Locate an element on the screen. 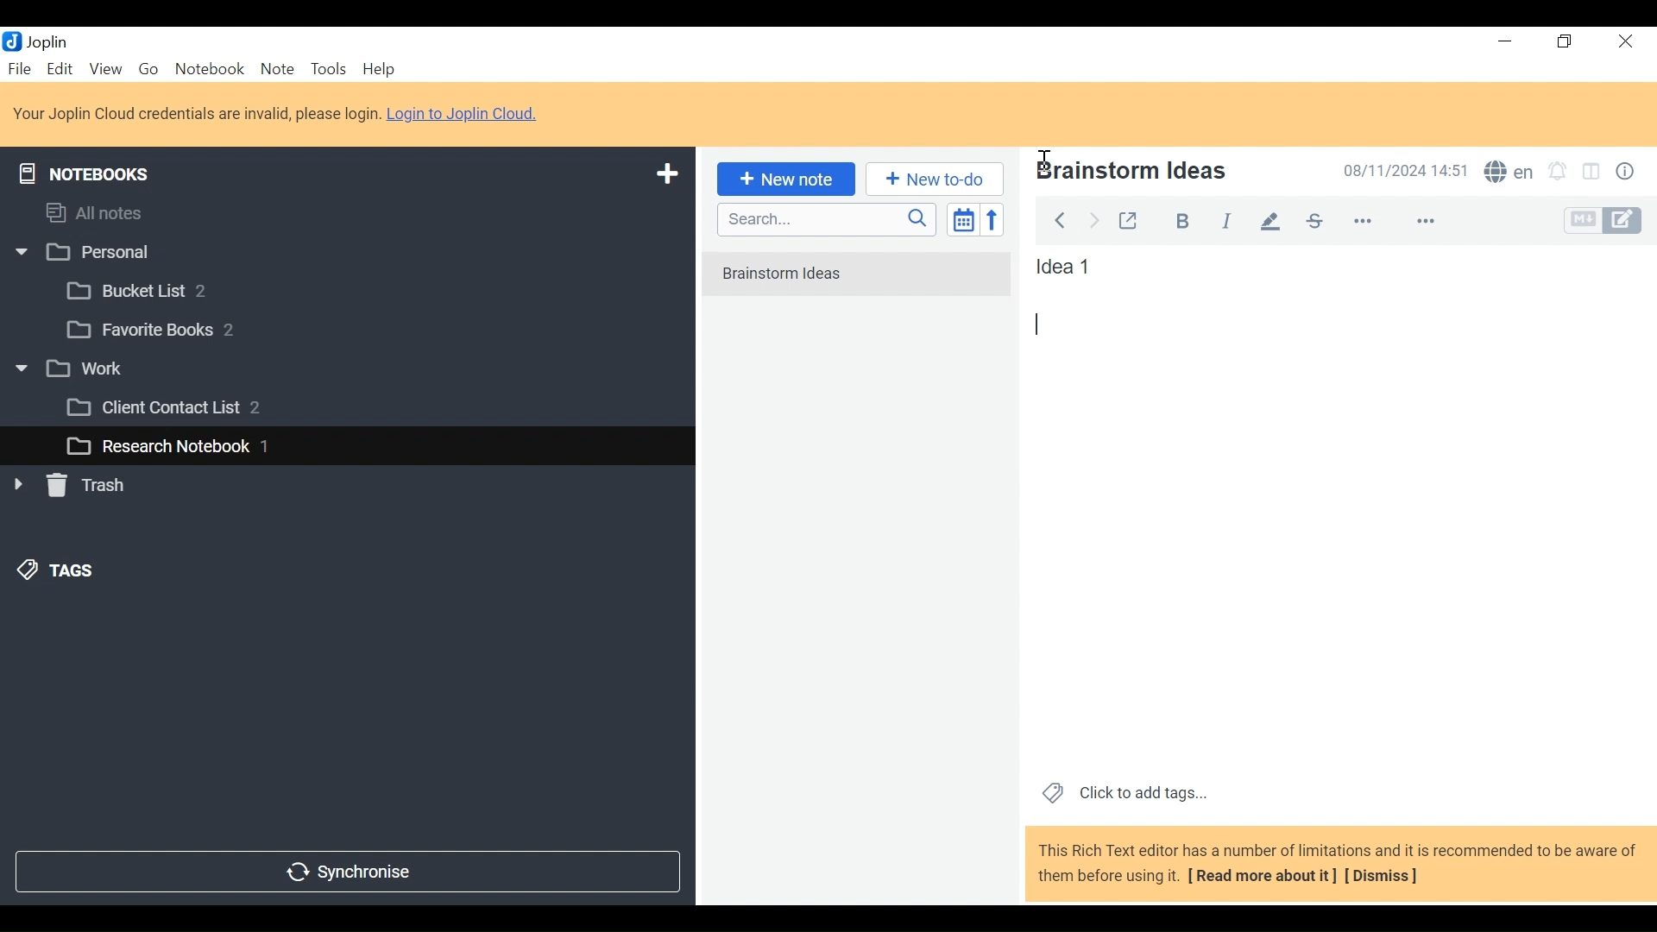 This screenshot has height=932, width=1657. strikethrough is located at coordinates (1314, 220).